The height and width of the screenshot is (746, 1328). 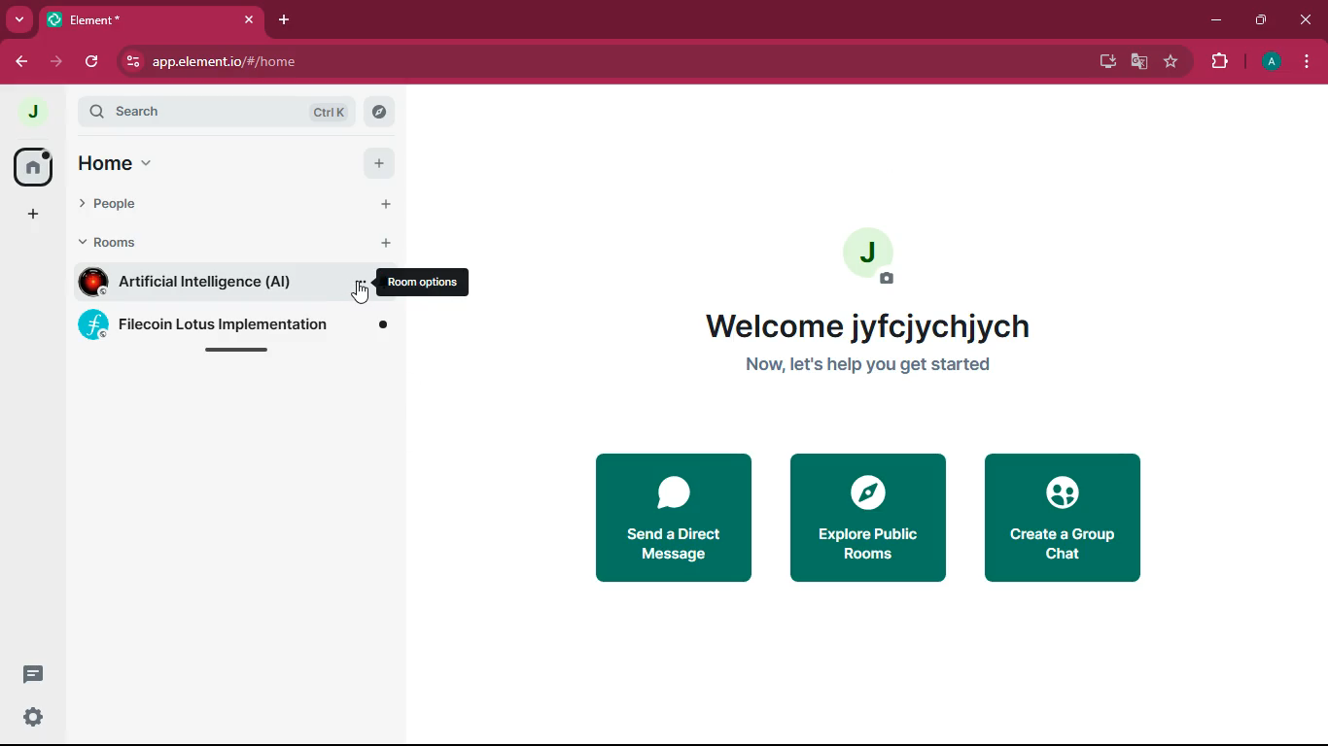 I want to click on add, so click(x=381, y=165).